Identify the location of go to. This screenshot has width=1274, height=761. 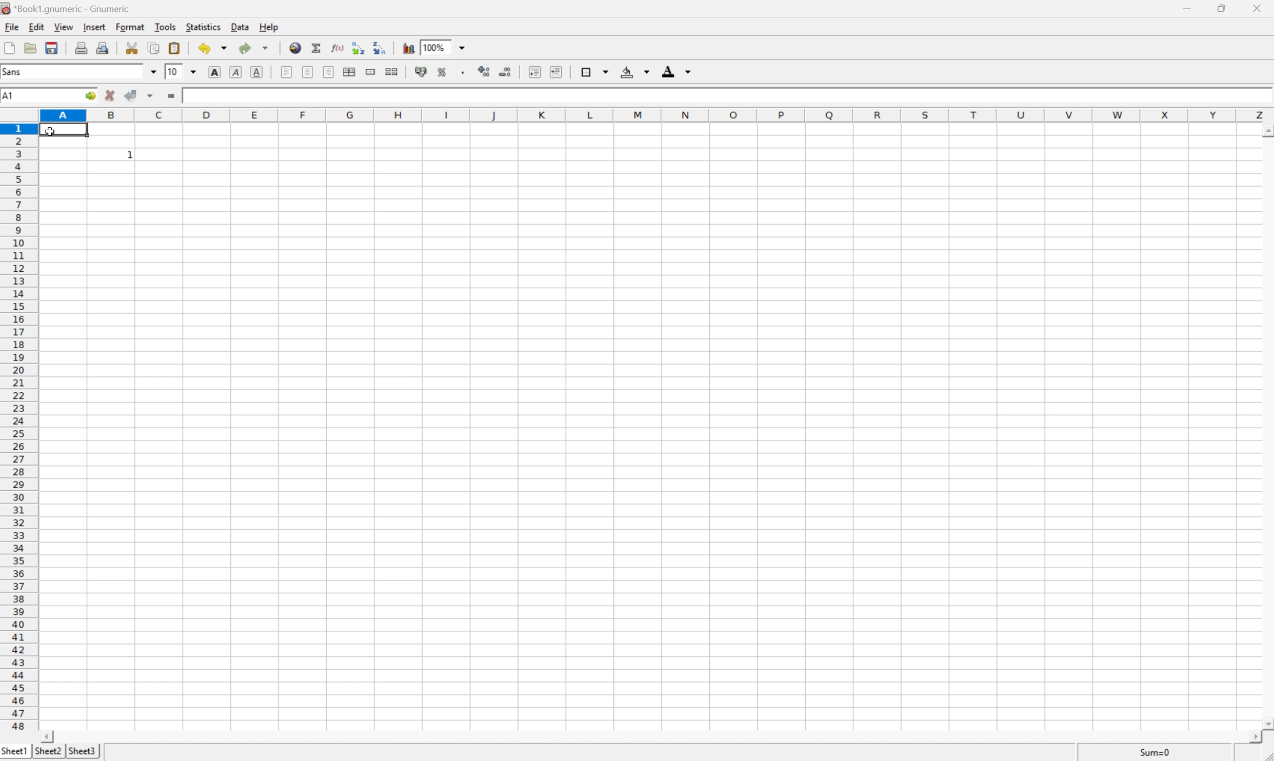
(90, 96).